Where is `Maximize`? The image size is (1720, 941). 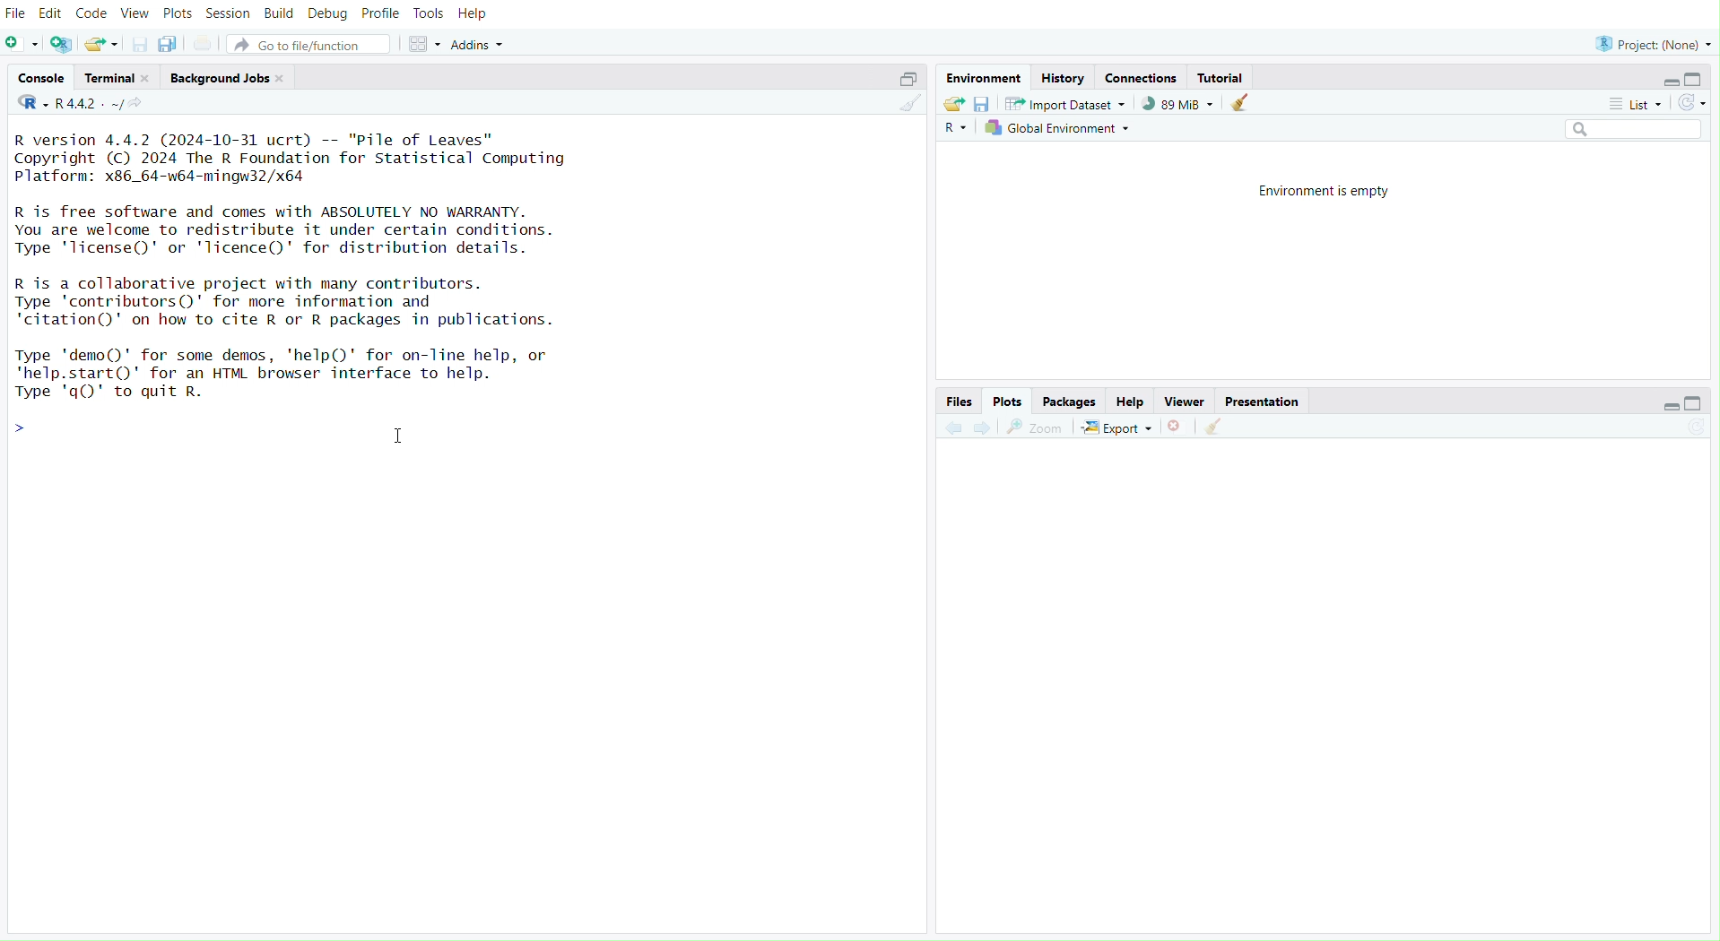
Maximize is located at coordinates (1690, 77).